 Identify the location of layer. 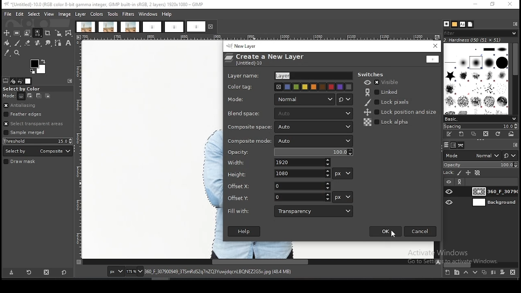
(81, 14).